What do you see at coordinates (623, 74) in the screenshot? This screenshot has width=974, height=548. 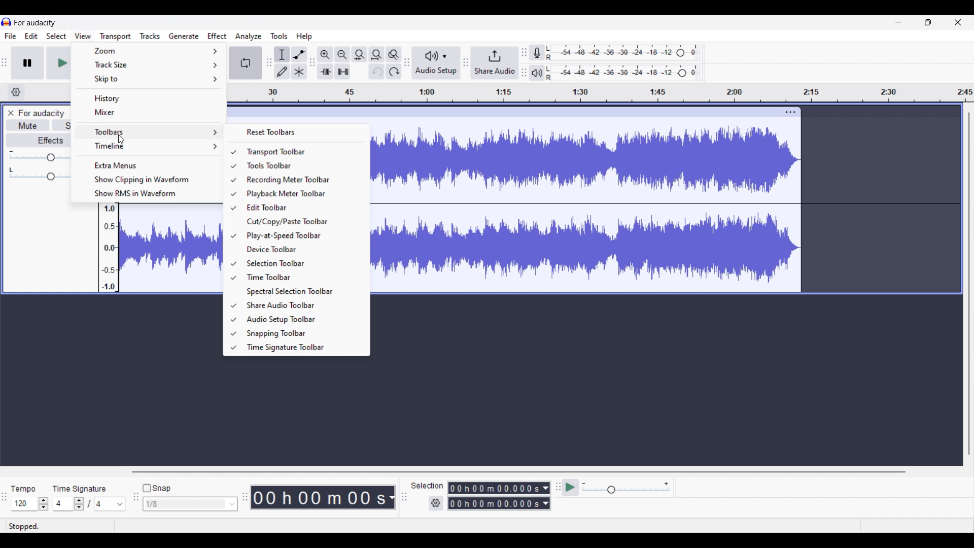 I see `Playback level` at bounding box center [623, 74].